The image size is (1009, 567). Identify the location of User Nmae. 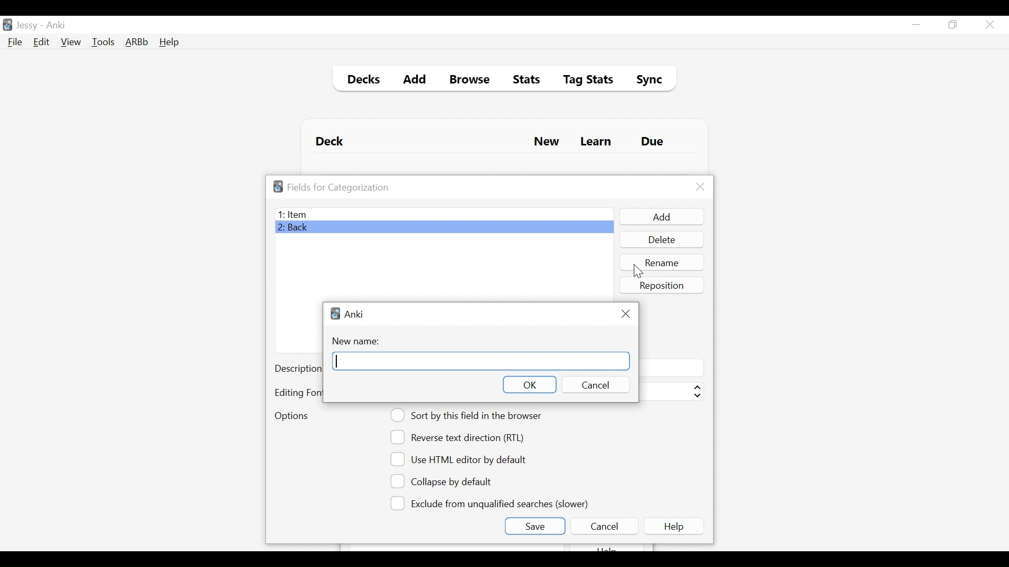
(29, 26).